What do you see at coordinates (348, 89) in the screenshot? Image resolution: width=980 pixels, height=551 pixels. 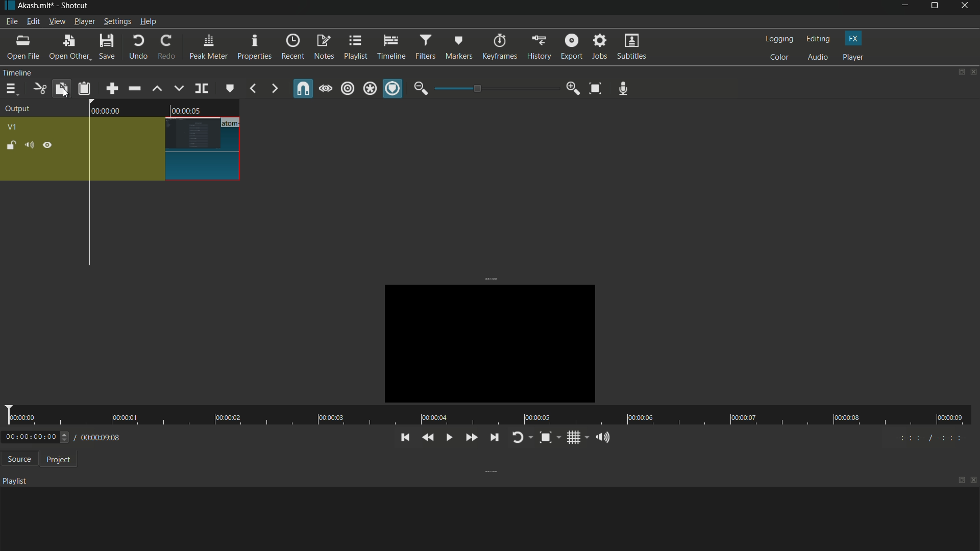 I see `ripple` at bounding box center [348, 89].